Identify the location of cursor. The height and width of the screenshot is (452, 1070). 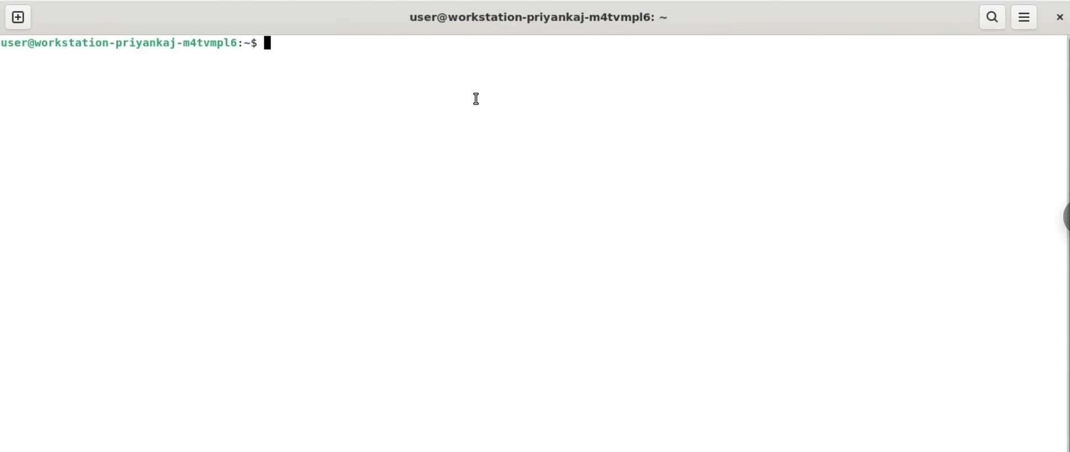
(473, 98).